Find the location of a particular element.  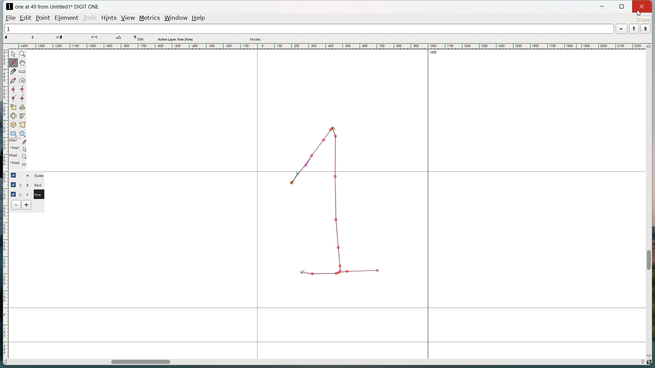

add a curve point always either vertical or horizontal is located at coordinates (22, 90).